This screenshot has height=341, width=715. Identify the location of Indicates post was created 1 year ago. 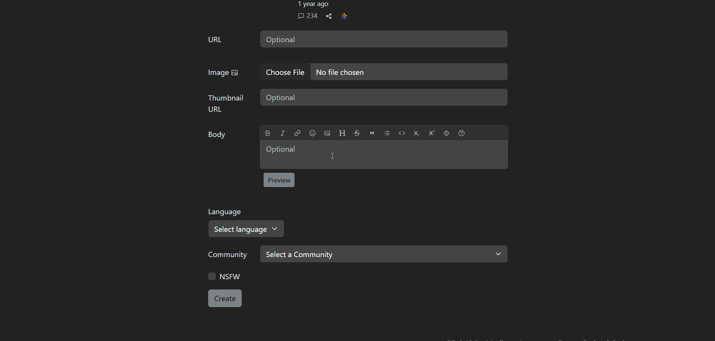
(312, 5).